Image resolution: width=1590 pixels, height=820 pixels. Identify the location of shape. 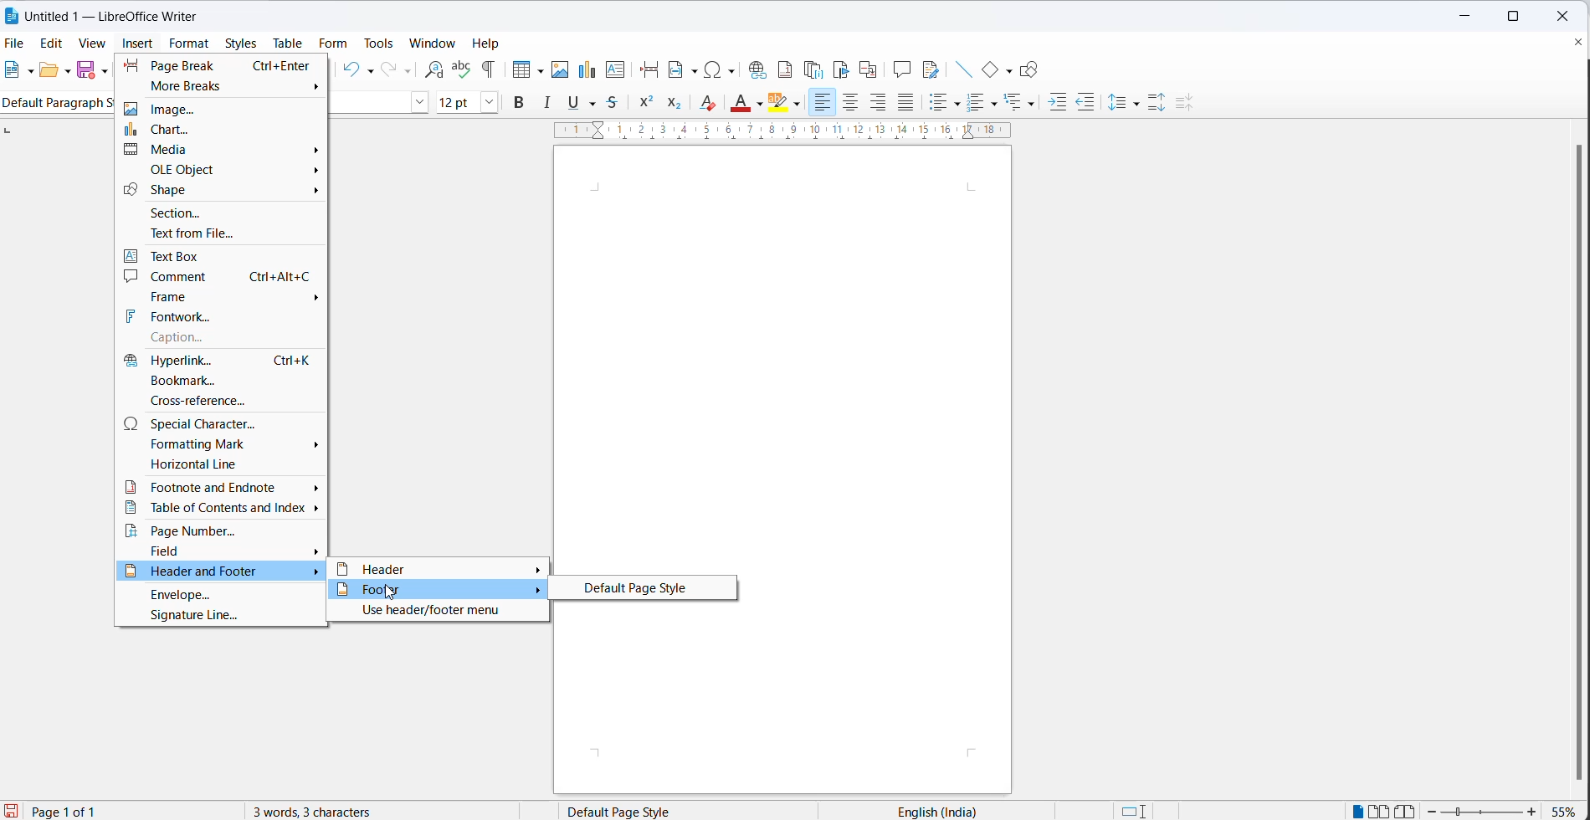
(220, 192).